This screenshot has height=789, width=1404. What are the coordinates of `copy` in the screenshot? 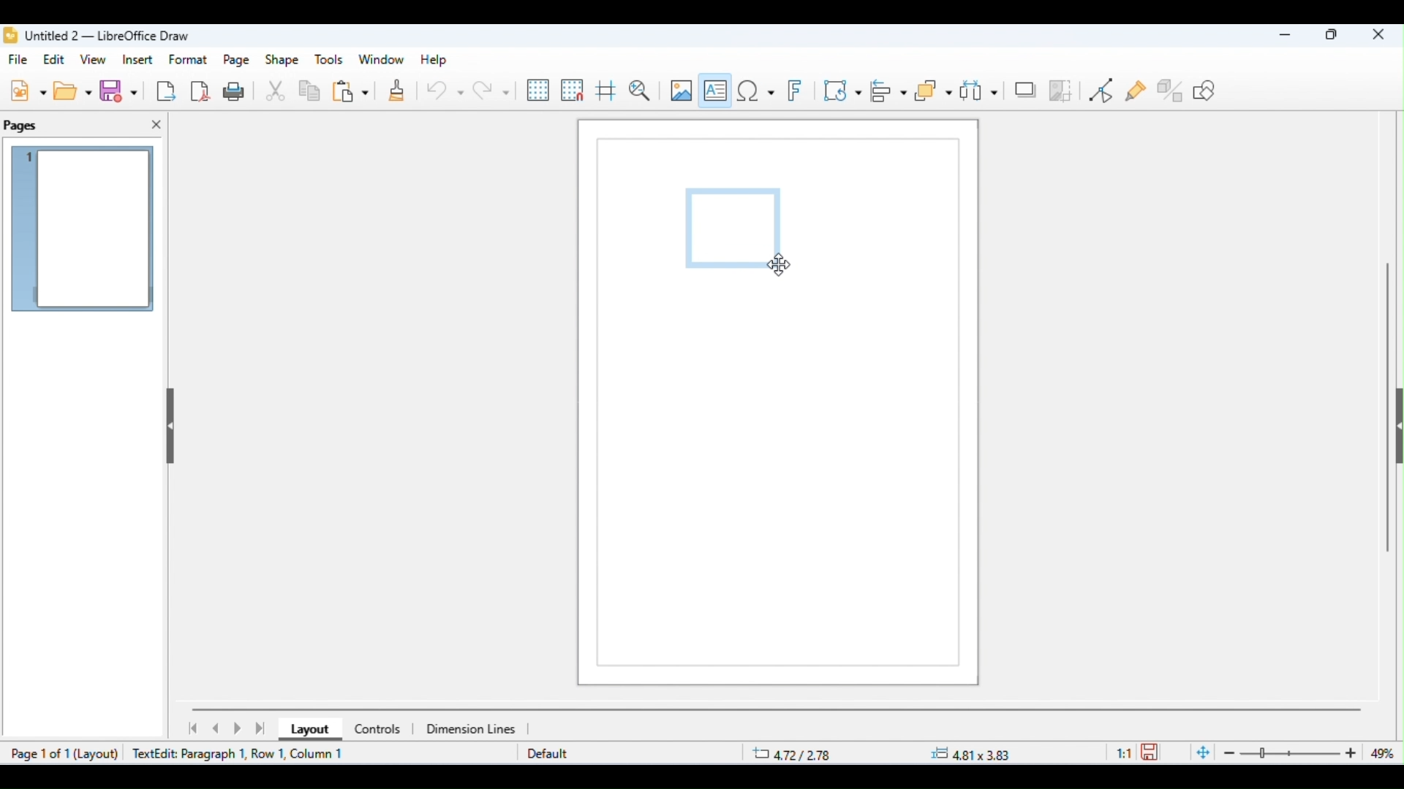 It's located at (310, 93).